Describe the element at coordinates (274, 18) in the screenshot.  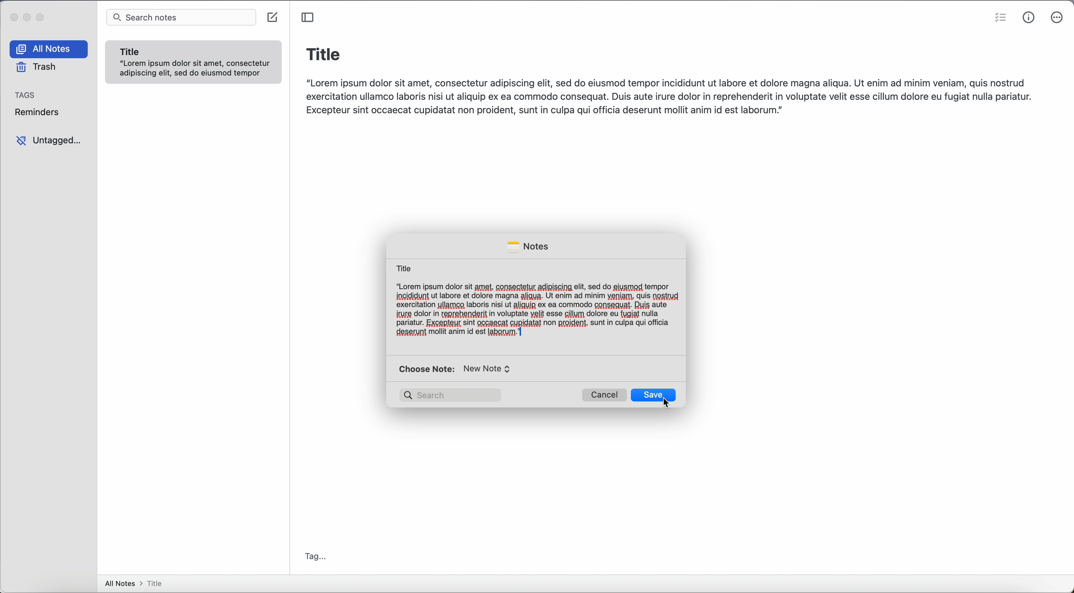
I see `create note` at that location.